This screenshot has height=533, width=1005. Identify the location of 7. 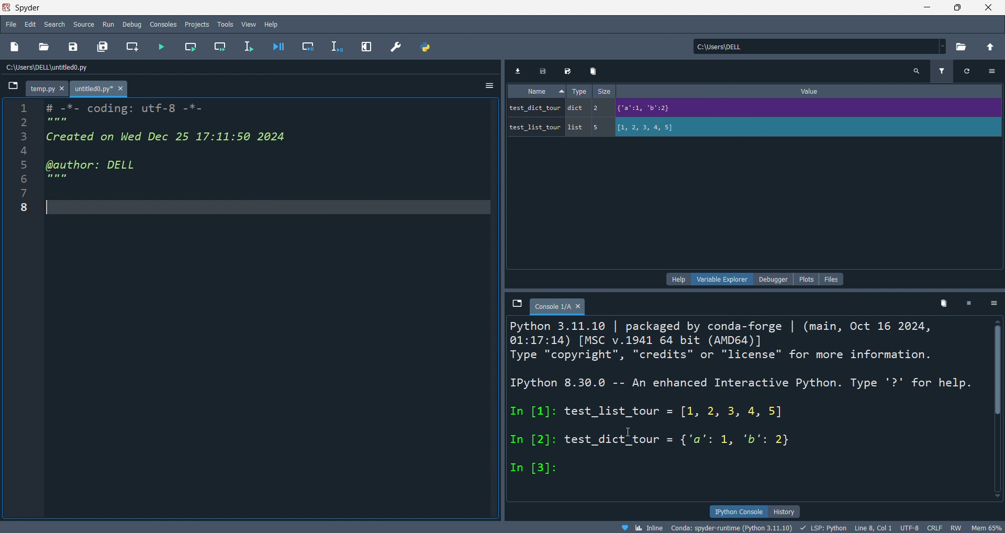
(30, 191).